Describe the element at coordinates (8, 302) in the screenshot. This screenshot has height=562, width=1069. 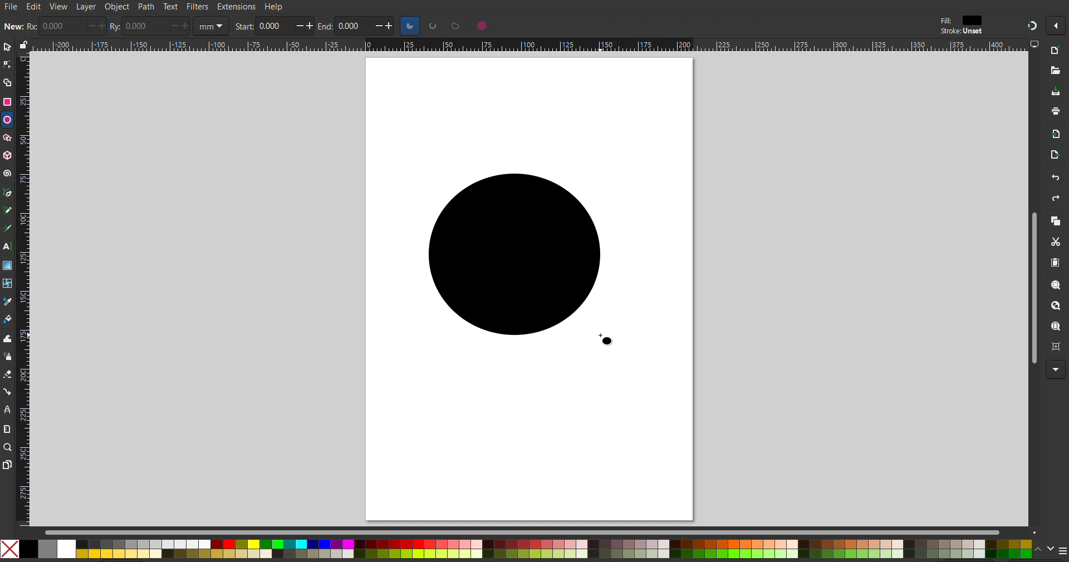
I see `Color Picker Tool` at that location.